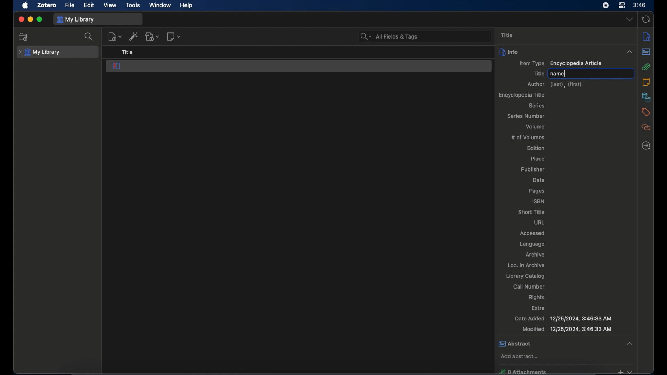 This screenshot has width=667, height=375. I want to click on add abstract, so click(519, 357).